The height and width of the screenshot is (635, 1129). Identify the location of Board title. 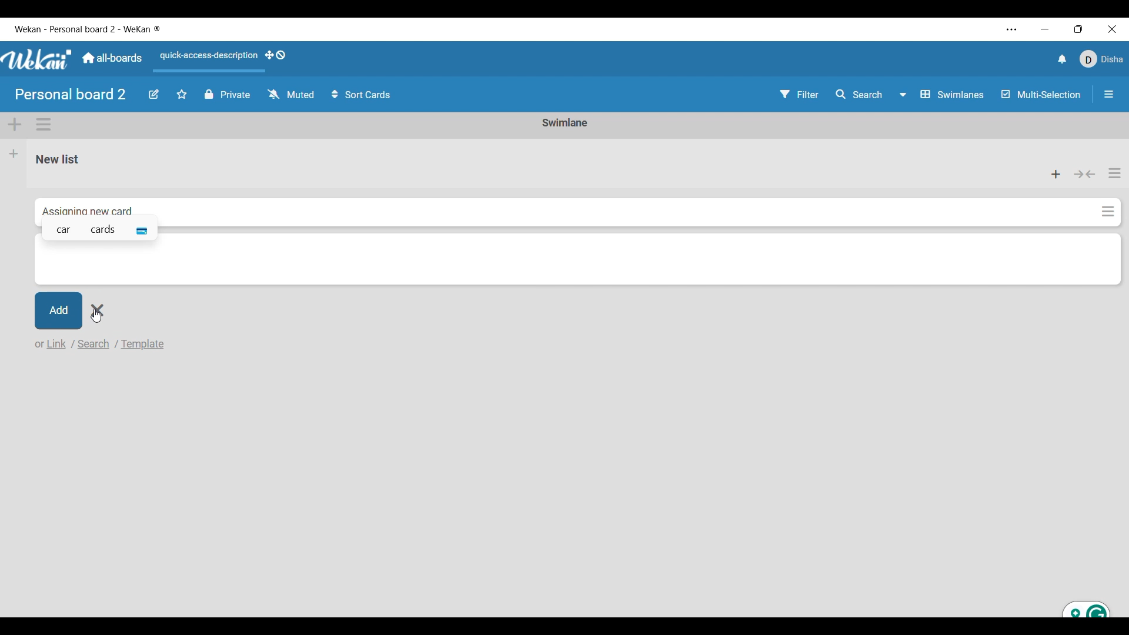
(71, 94).